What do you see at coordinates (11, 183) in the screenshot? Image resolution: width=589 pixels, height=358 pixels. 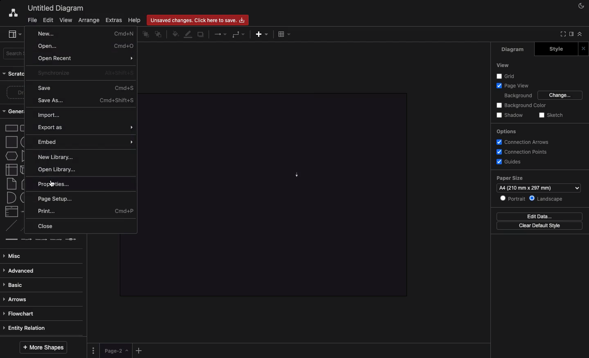 I see `Shapes` at bounding box center [11, 183].